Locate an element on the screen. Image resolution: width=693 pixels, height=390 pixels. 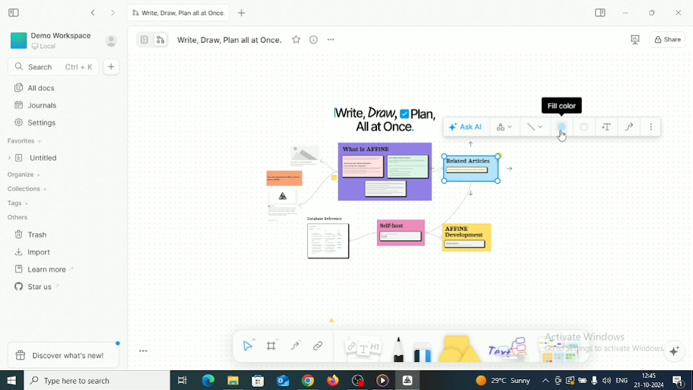
Sticky notes is located at coordinates (280, 192).